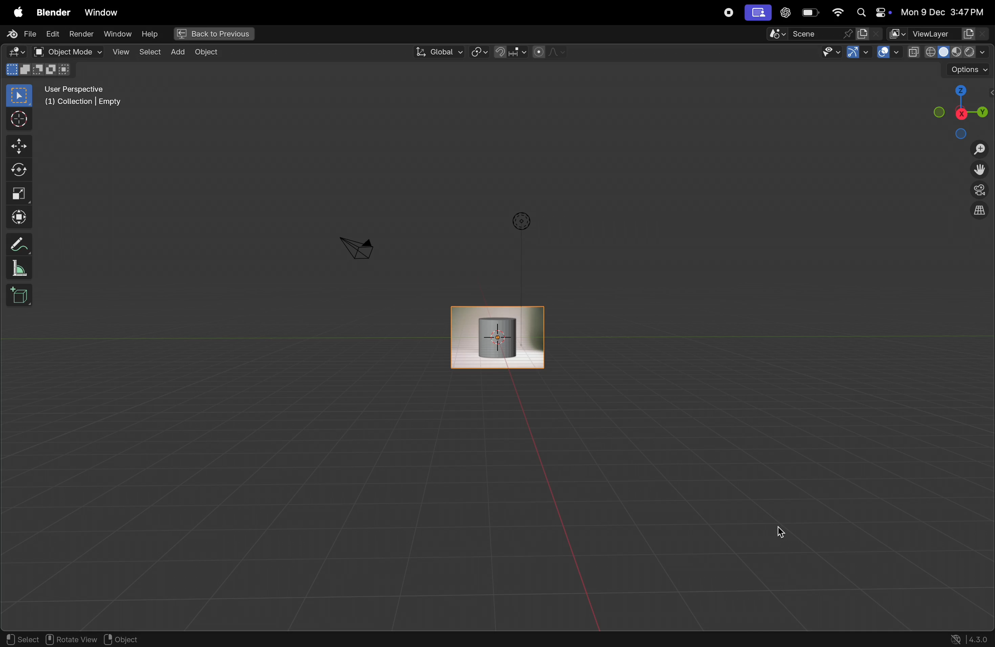  I want to click on zoom in, so click(979, 150).